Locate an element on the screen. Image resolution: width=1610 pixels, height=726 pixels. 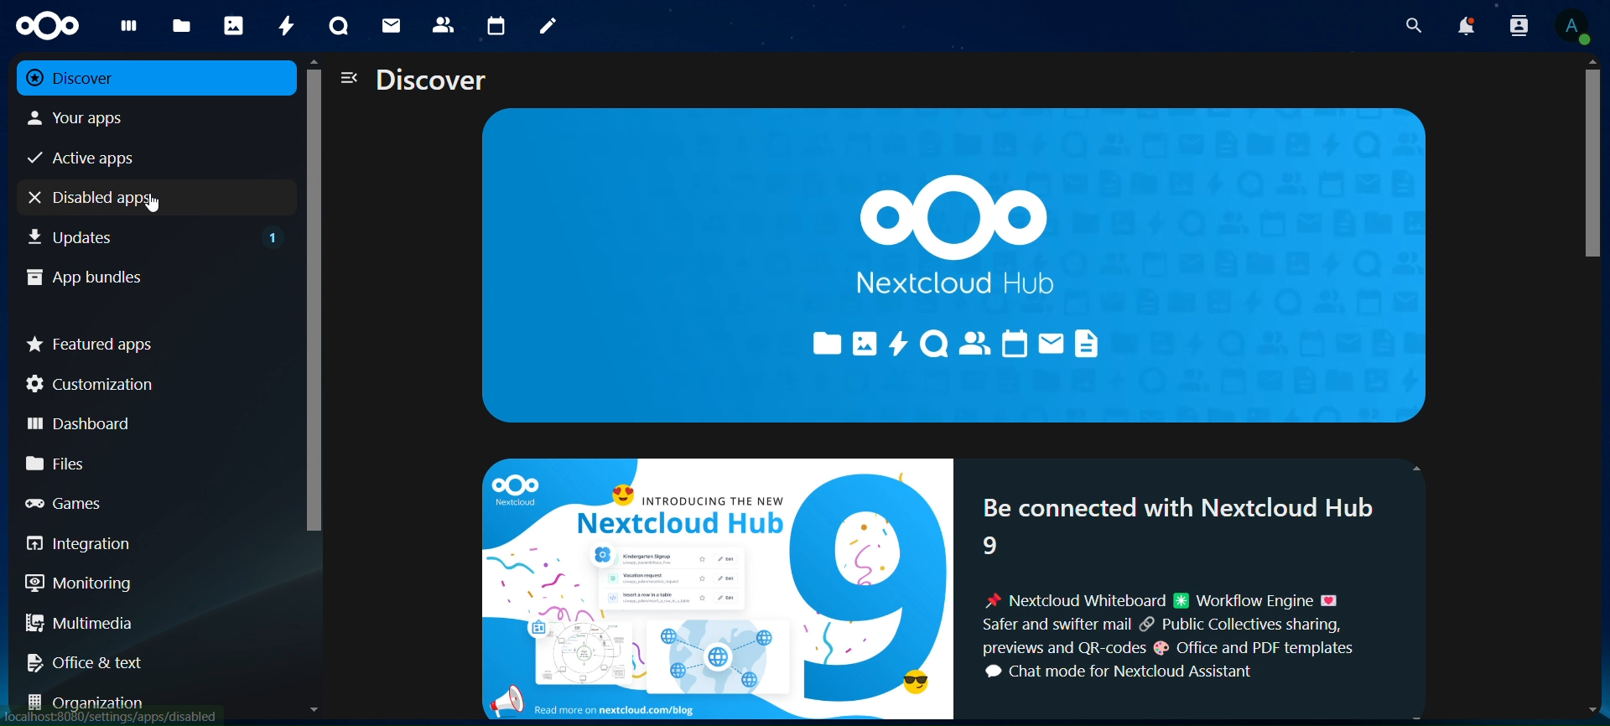
notification is located at coordinates (1465, 27).